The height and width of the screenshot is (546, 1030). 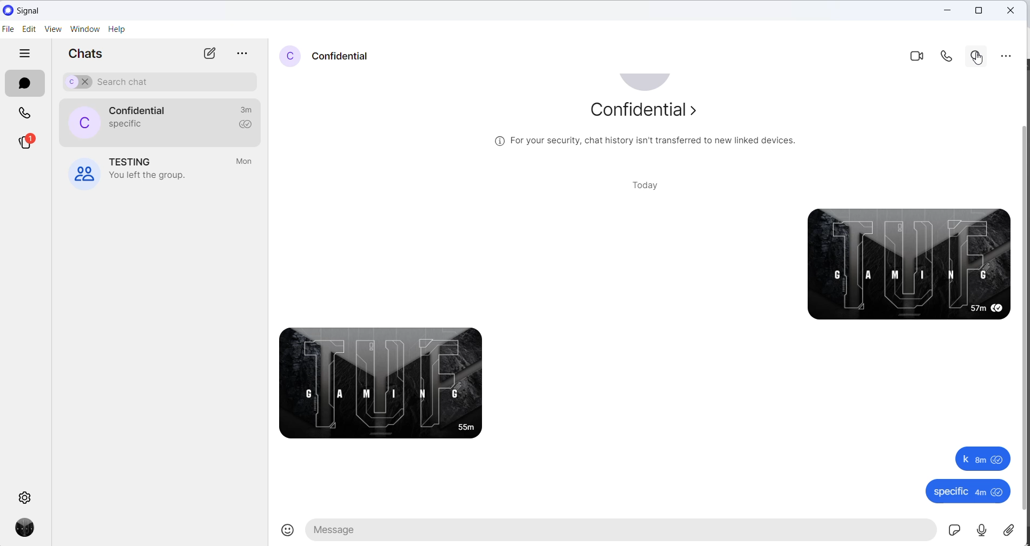 What do you see at coordinates (207, 54) in the screenshot?
I see `new chats` at bounding box center [207, 54].